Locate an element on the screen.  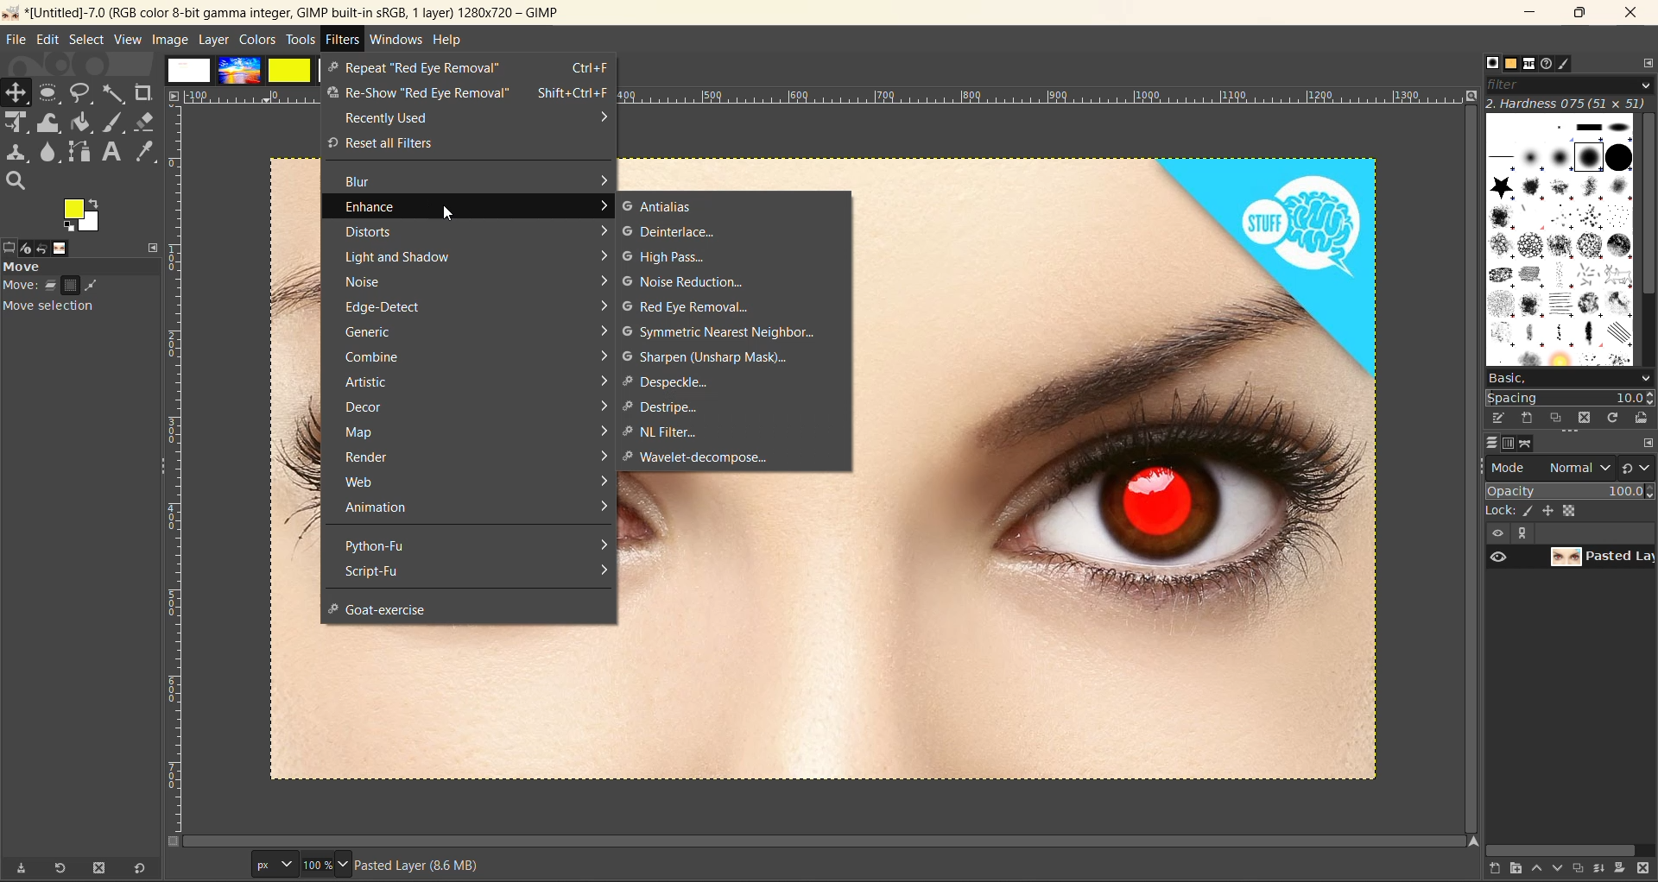
edit is located at coordinates (45, 40).